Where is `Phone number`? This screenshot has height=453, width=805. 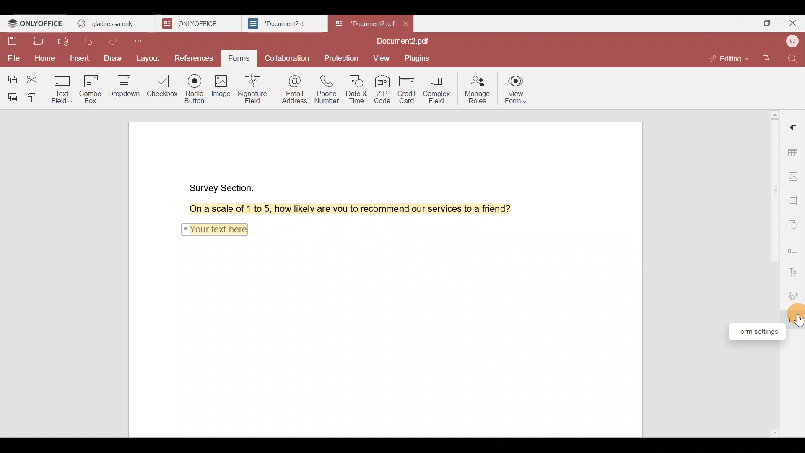
Phone number is located at coordinates (325, 86).